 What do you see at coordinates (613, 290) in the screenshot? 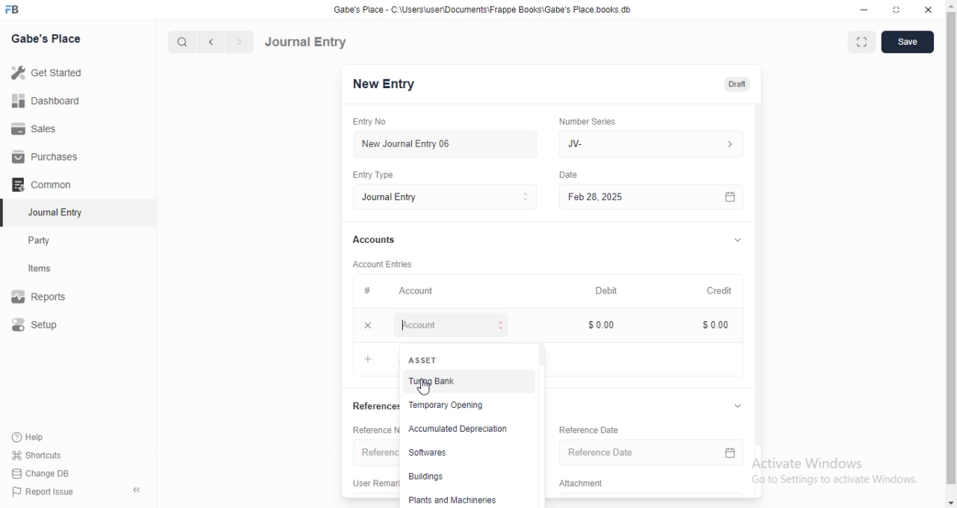
I see `Debit` at bounding box center [613, 290].